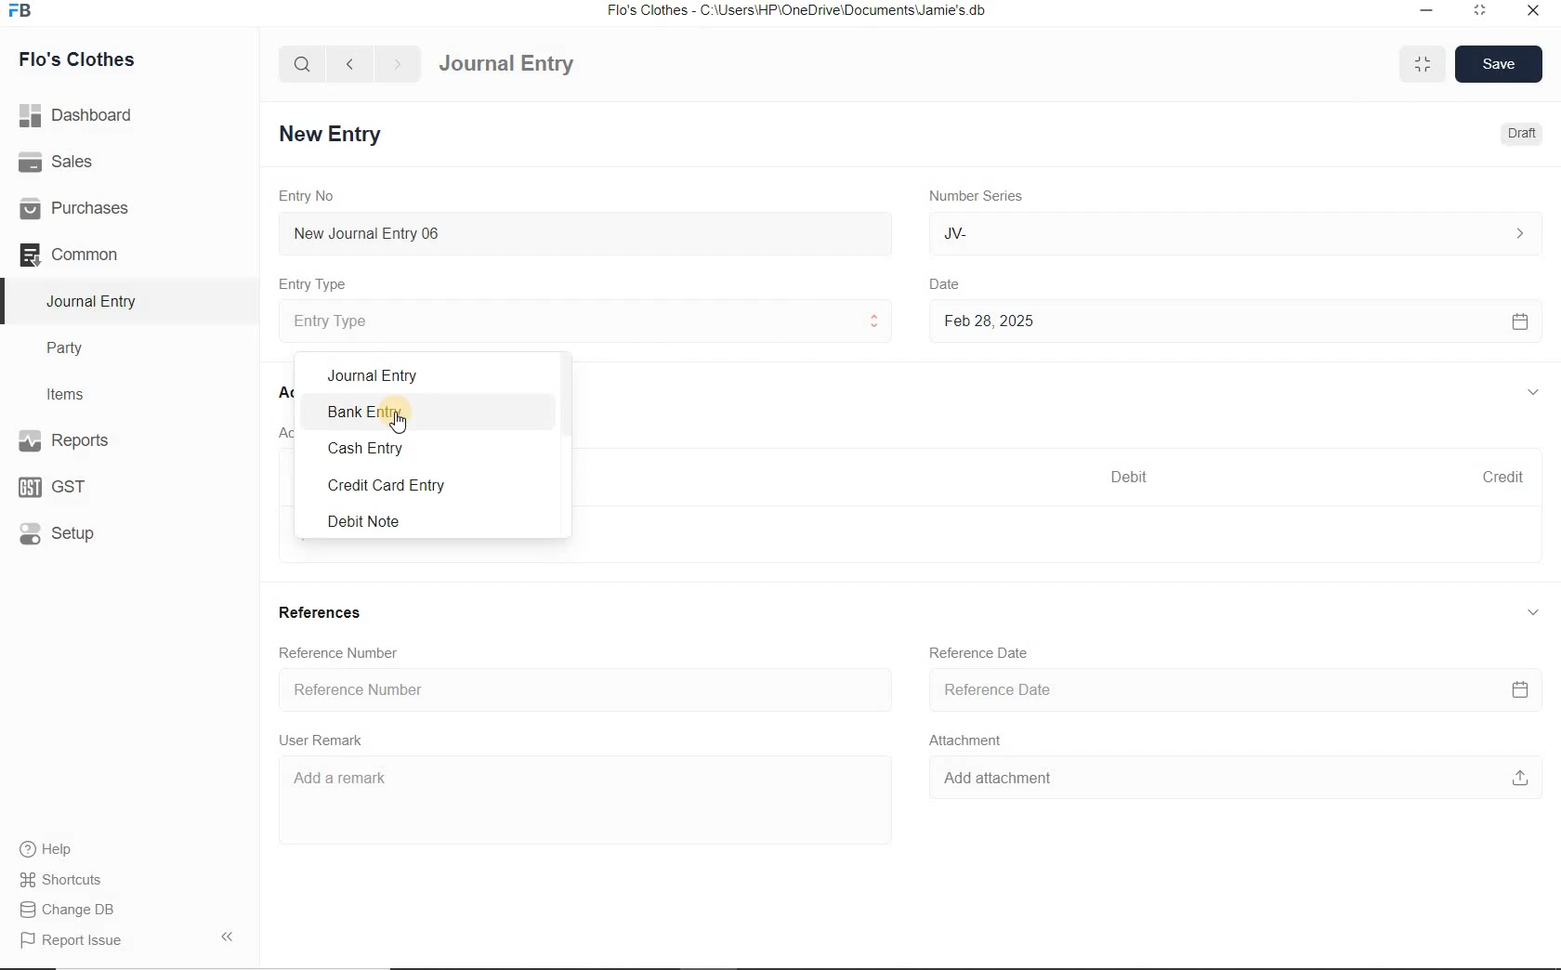 Image resolution: width=1561 pixels, height=970 pixels. Describe the element at coordinates (540, 61) in the screenshot. I see `Journal Entry` at that location.